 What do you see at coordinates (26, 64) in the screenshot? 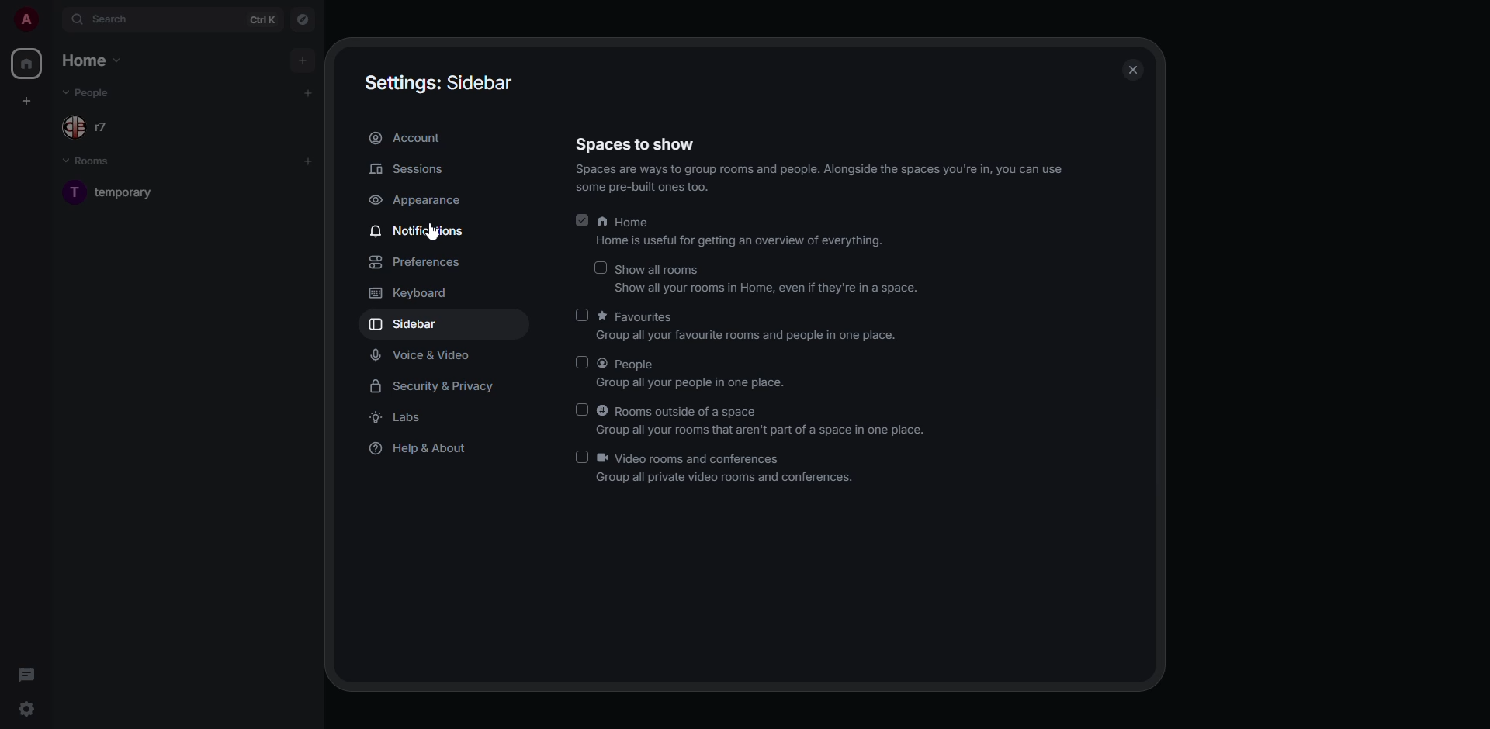
I see `home` at bounding box center [26, 64].